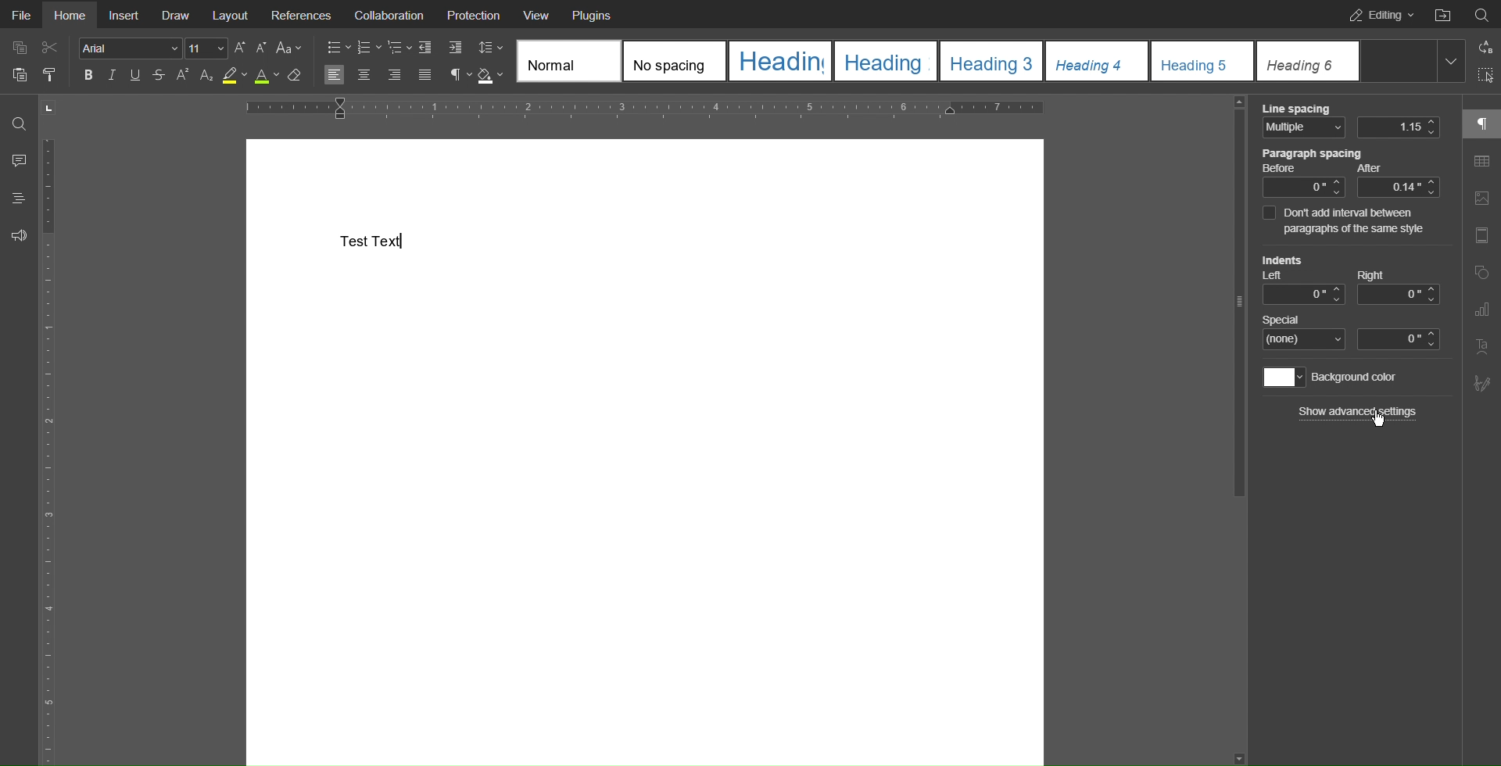  What do you see at coordinates (242, 48) in the screenshot?
I see `Increase Size` at bounding box center [242, 48].